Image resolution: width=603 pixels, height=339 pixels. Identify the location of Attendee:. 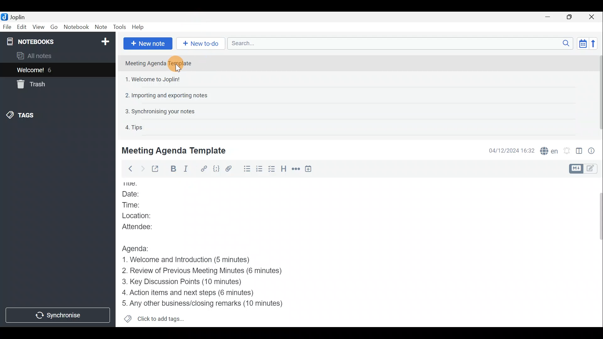
(145, 226).